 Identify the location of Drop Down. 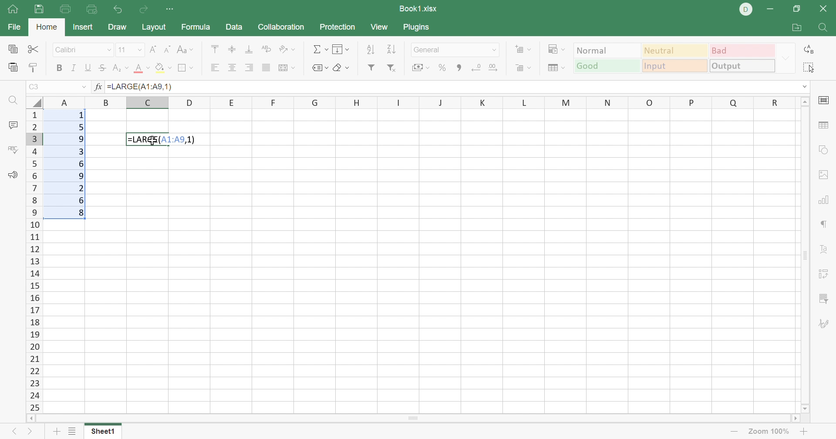
(141, 51).